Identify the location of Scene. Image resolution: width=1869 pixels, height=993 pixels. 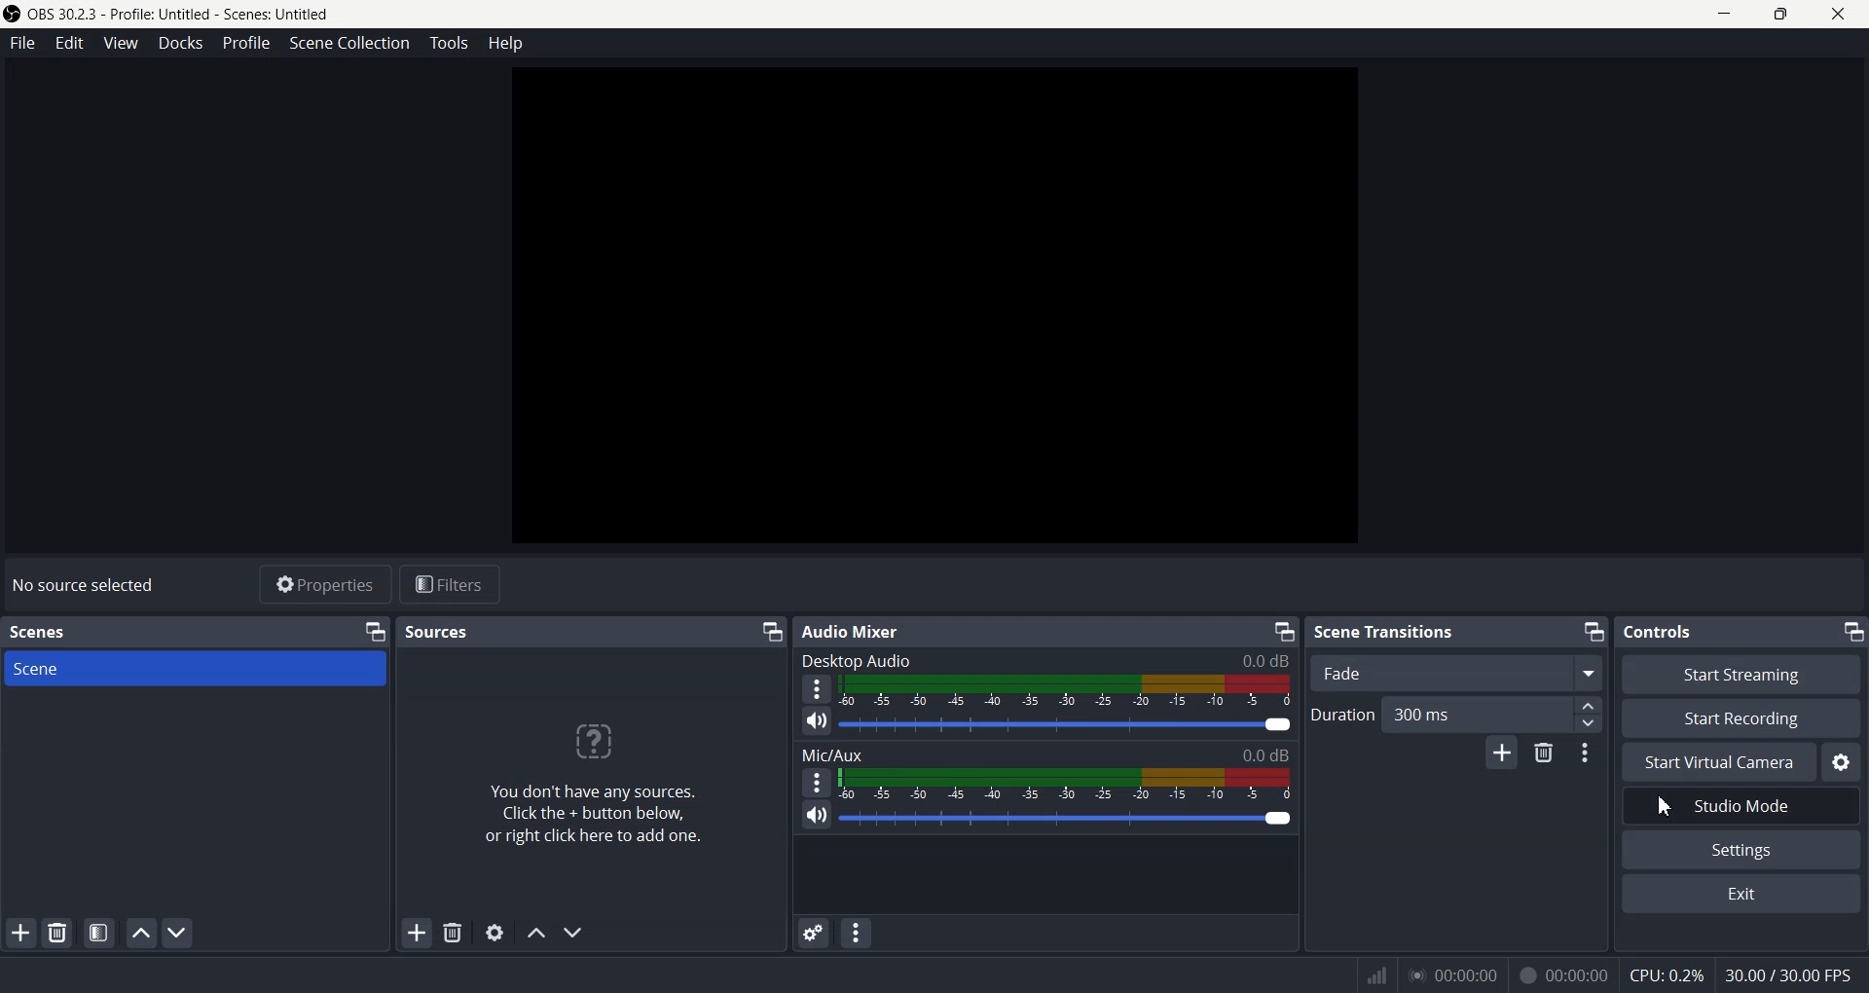
(195, 669).